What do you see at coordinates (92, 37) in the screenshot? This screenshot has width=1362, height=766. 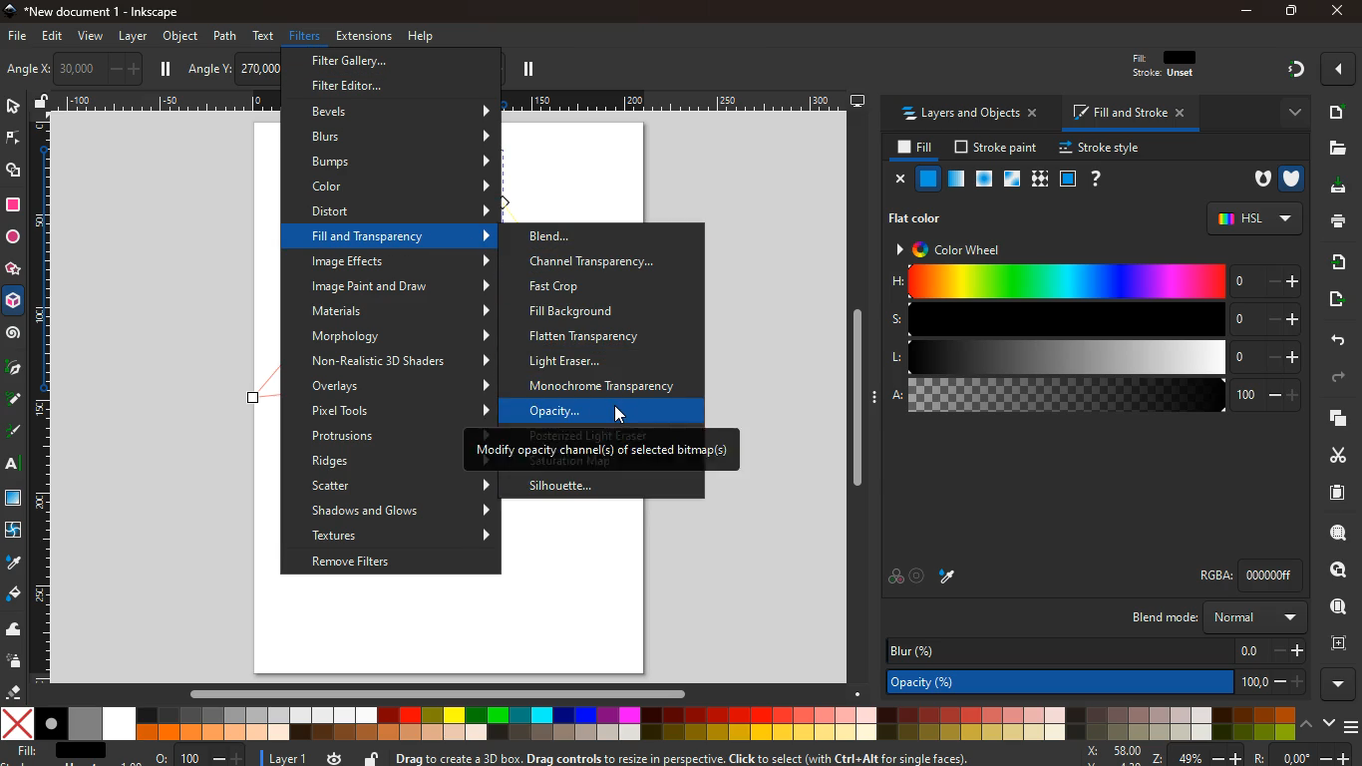 I see `view` at bounding box center [92, 37].